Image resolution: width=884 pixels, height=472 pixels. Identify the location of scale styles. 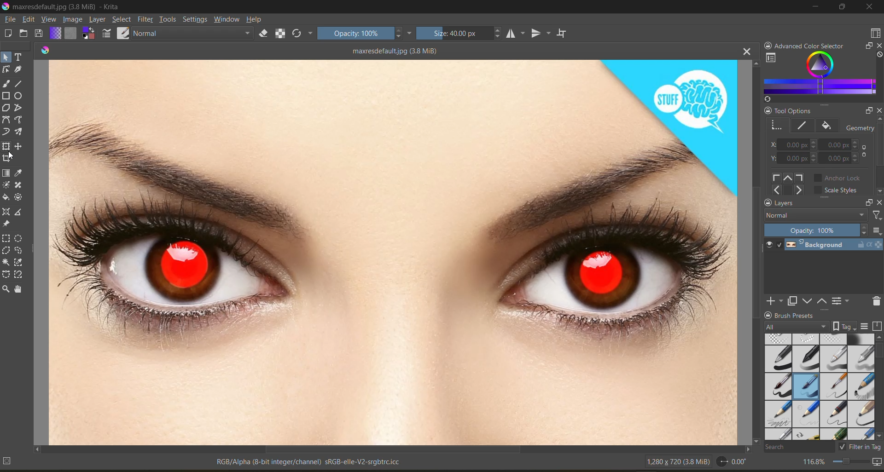
(837, 191).